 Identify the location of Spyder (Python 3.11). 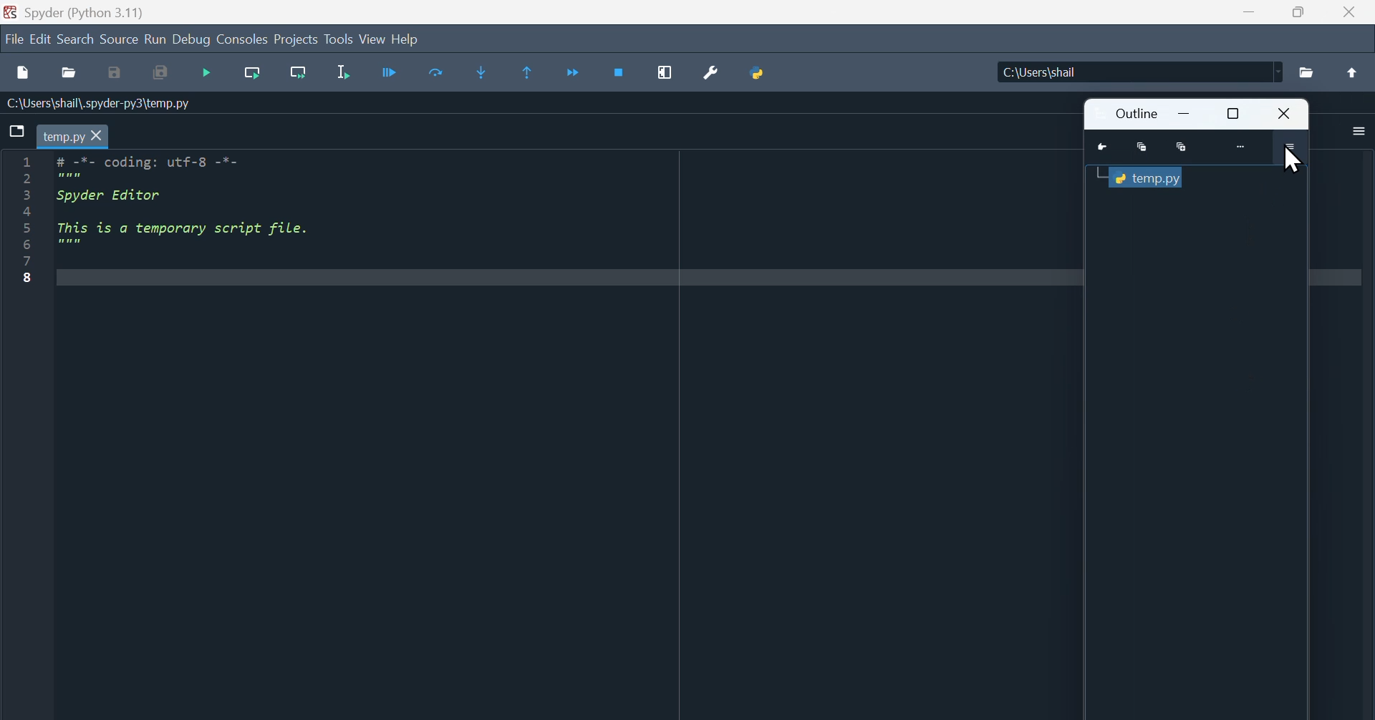
(90, 11).